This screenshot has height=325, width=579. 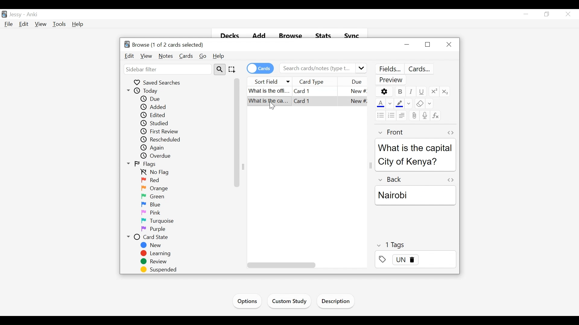 I want to click on Tools, so click(x=60, y=24).